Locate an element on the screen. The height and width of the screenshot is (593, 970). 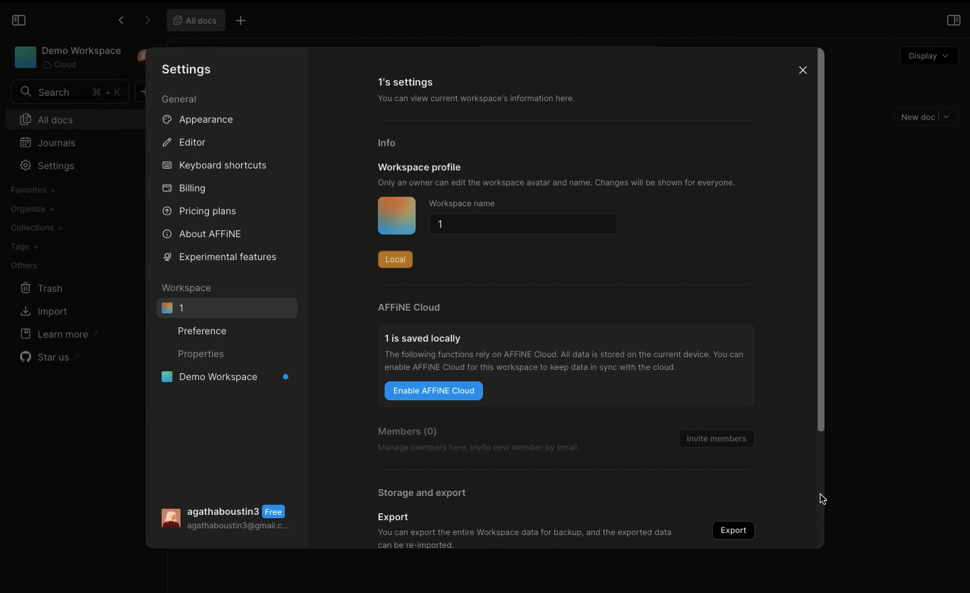
Export is located at coordinates (392, 518).